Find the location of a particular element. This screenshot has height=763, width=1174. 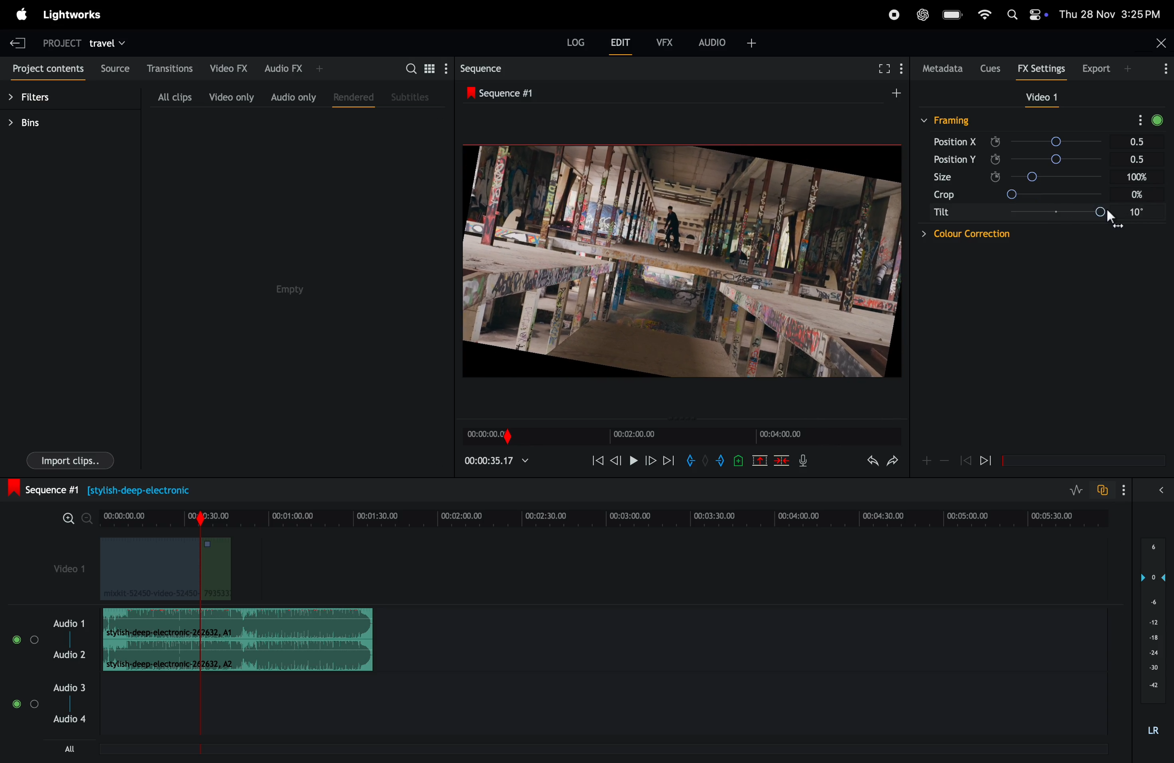

show settings  menu is located at coordinates (1137, 120).